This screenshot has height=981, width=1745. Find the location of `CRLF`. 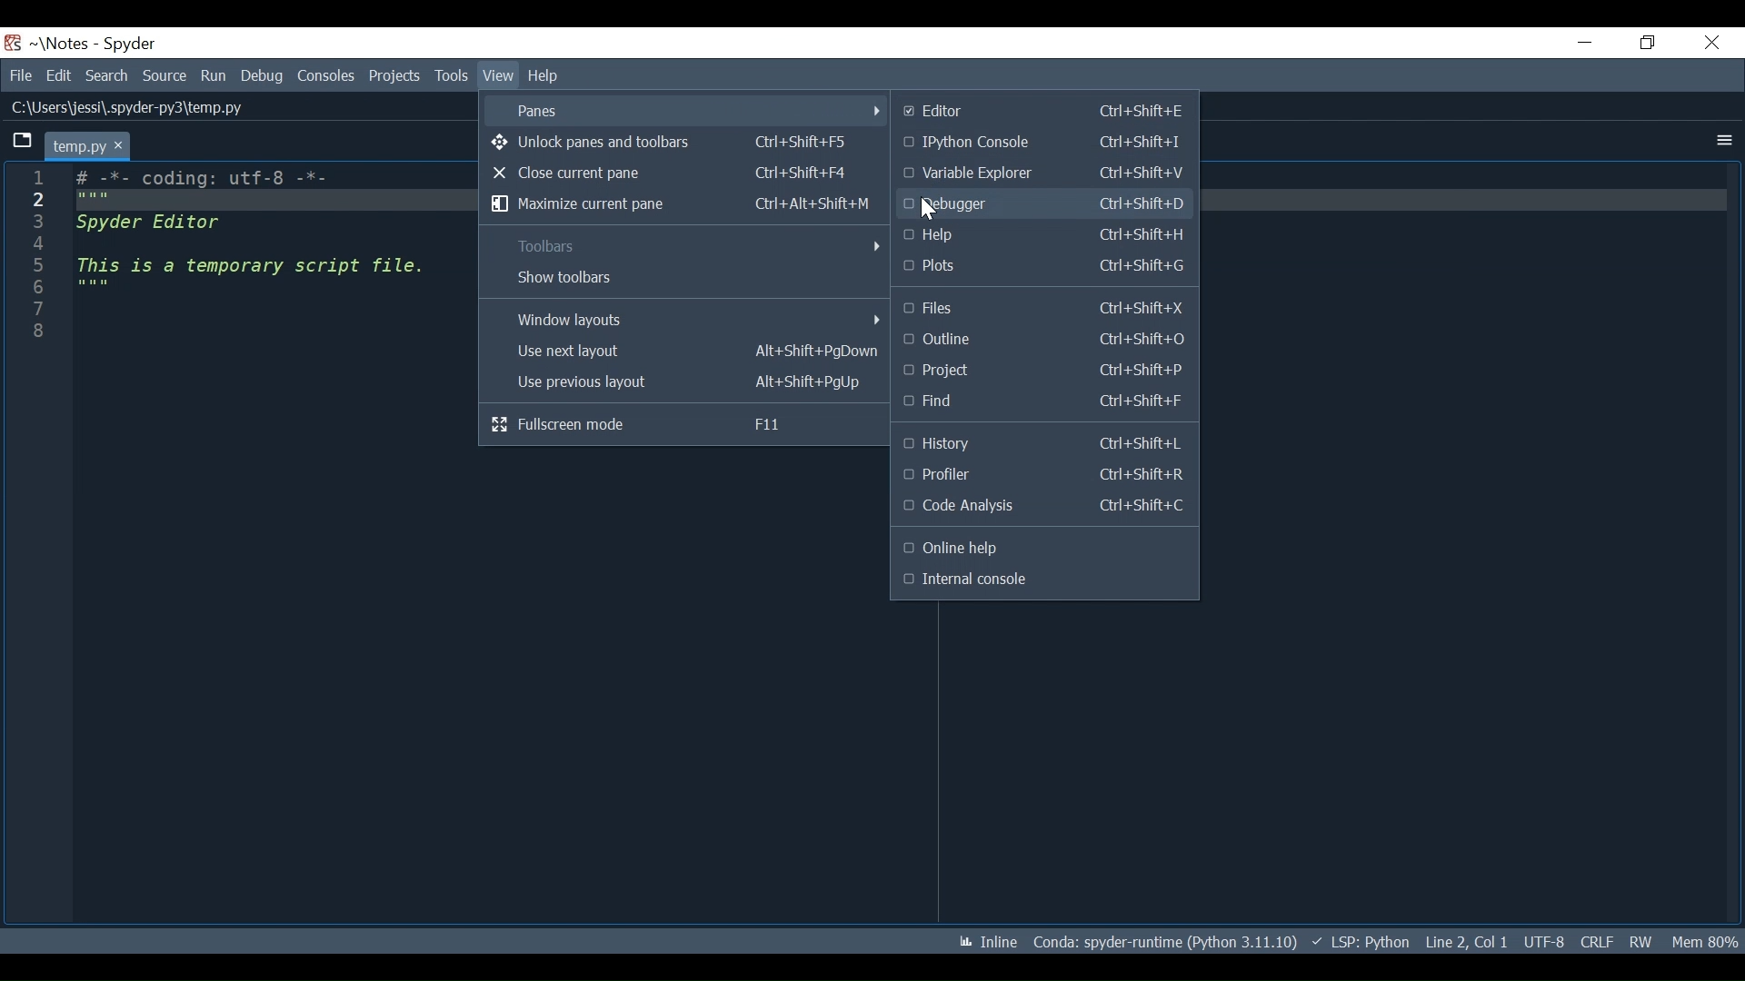

CRLF is located at coordinates (1596, 942).